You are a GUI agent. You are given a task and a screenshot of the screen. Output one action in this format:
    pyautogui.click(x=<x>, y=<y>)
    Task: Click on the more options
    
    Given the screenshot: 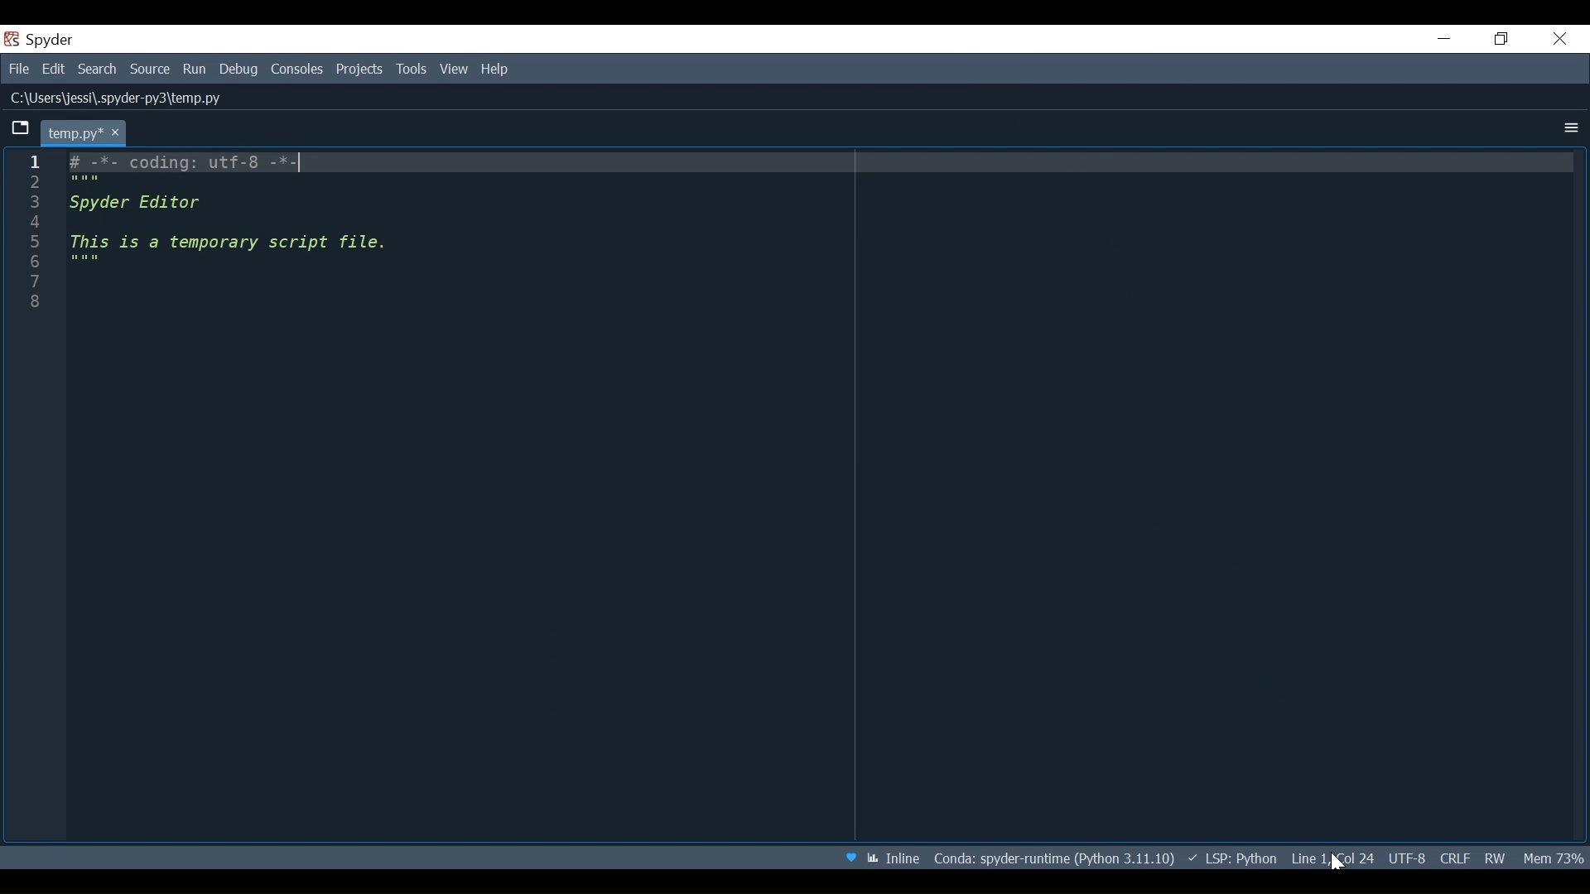 What is the action you would take?
    pyautogui.click(x=1572, y=128)
    